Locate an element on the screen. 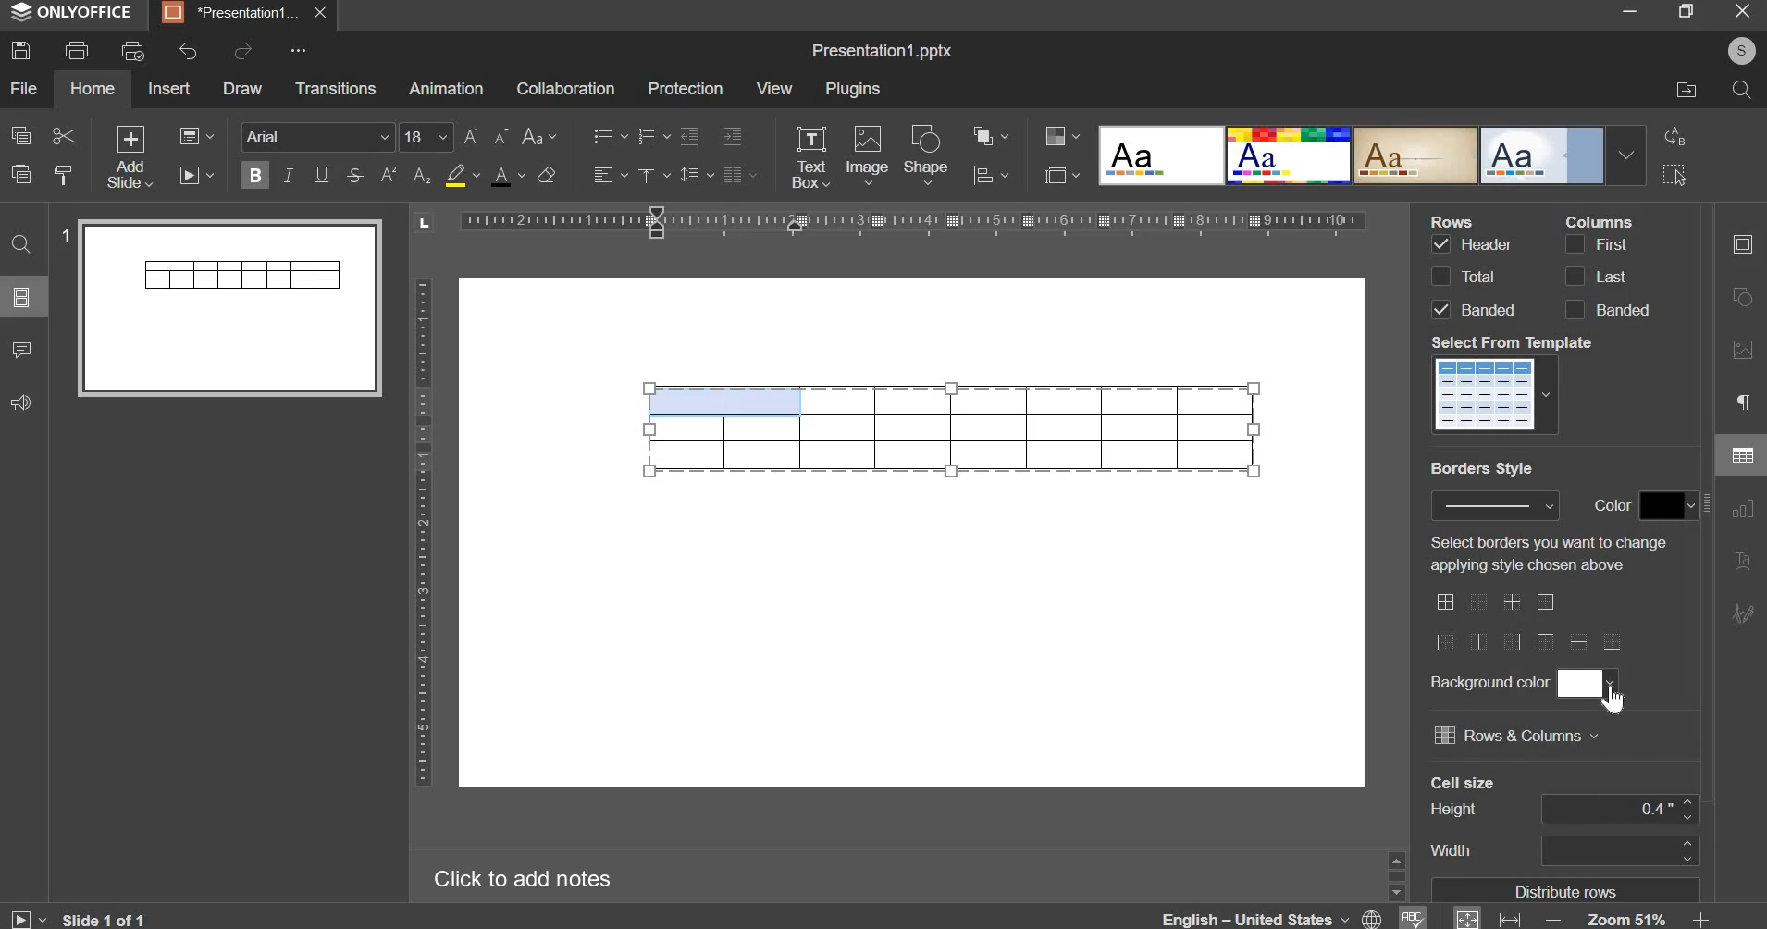 This screenshot has width=1767, height=929. view is located at coordinates (774, 88).